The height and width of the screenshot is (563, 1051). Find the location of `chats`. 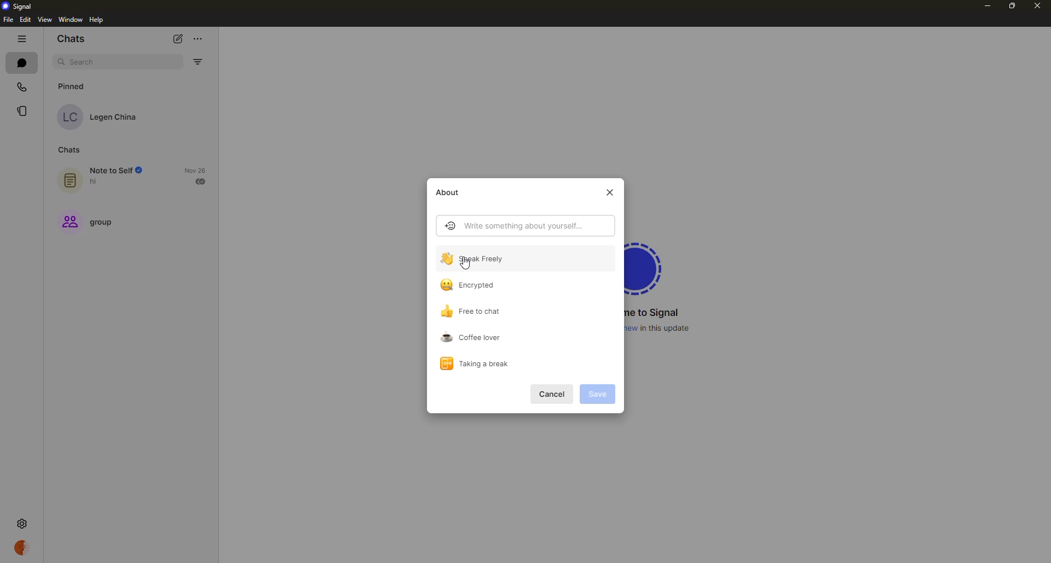

chats is located at coordinates (72, 39).